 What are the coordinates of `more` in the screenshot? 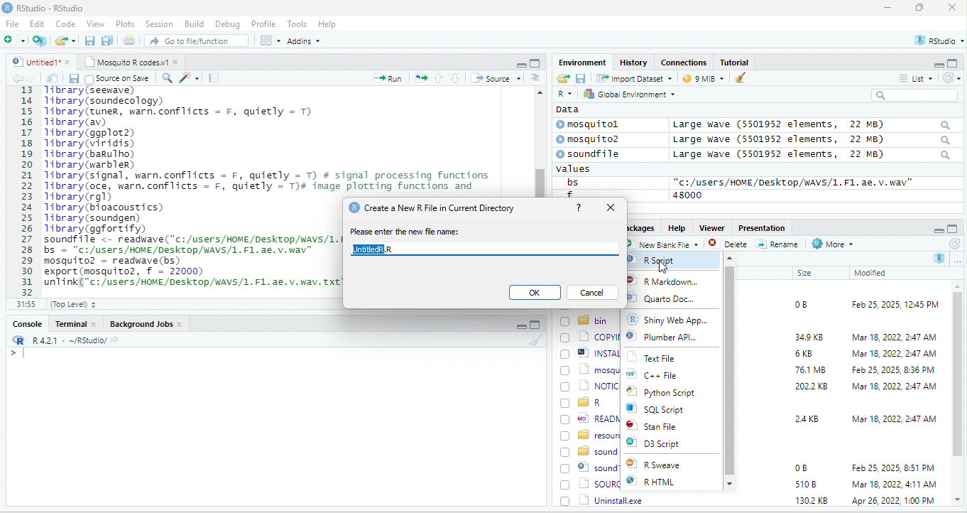 It's located at (957, 260).